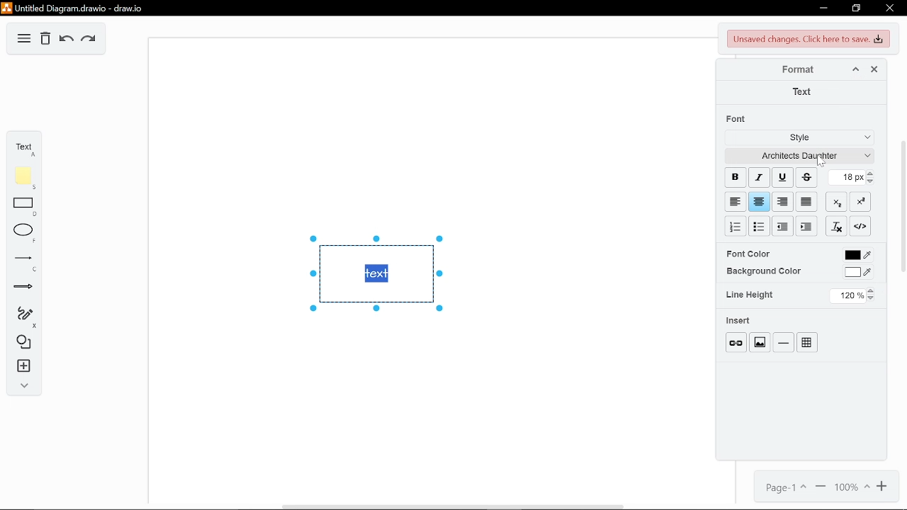  What do you see at coordinates (783, 226) in the screenshot?
I see `increase indent` at bounding box center [783, 226].